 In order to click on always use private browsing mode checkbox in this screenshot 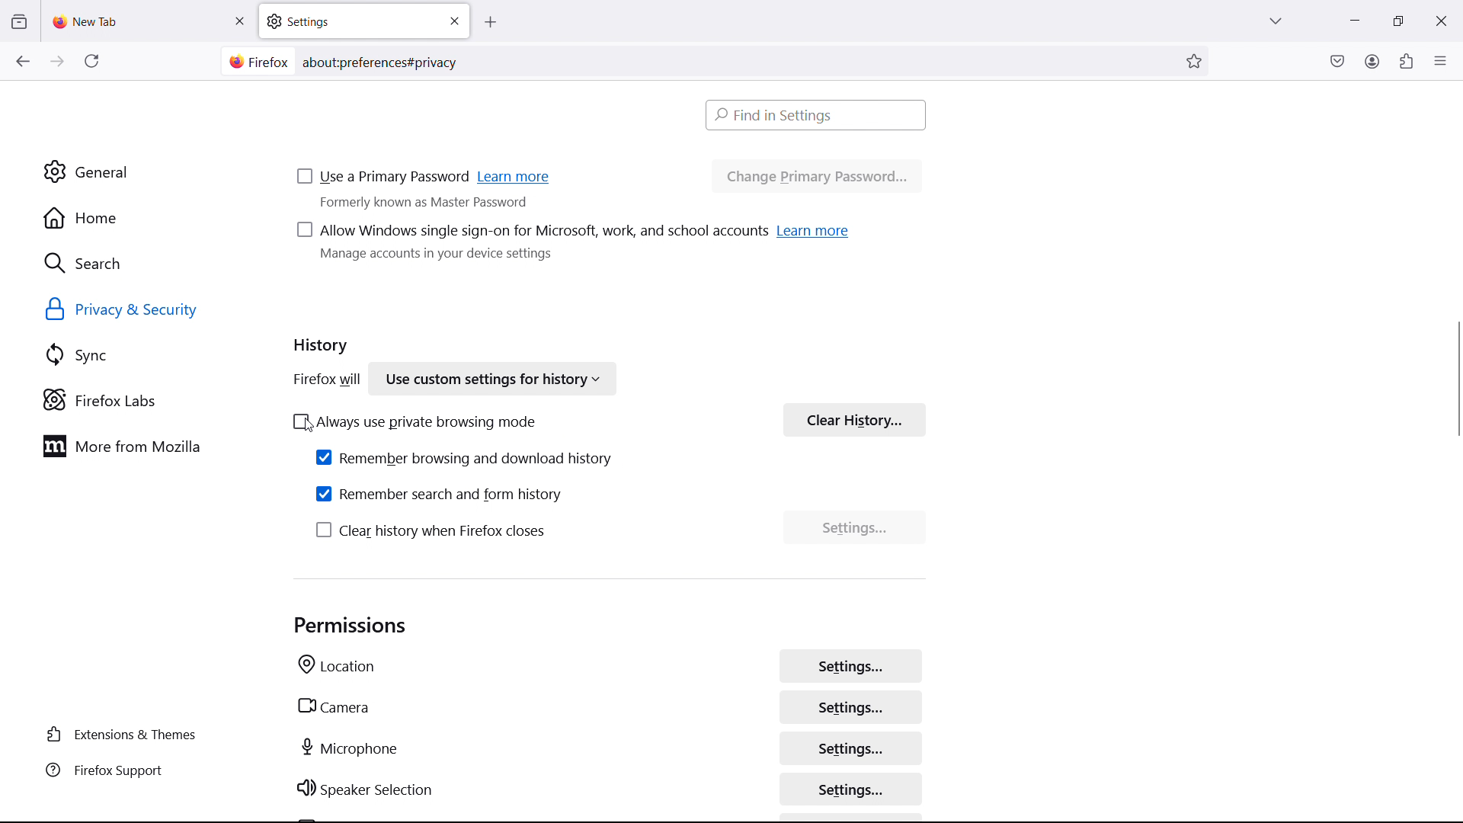, I will do `click(410, 421)`.